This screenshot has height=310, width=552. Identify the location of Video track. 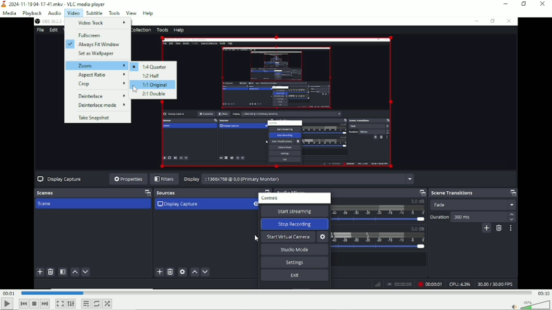
(103, 22).